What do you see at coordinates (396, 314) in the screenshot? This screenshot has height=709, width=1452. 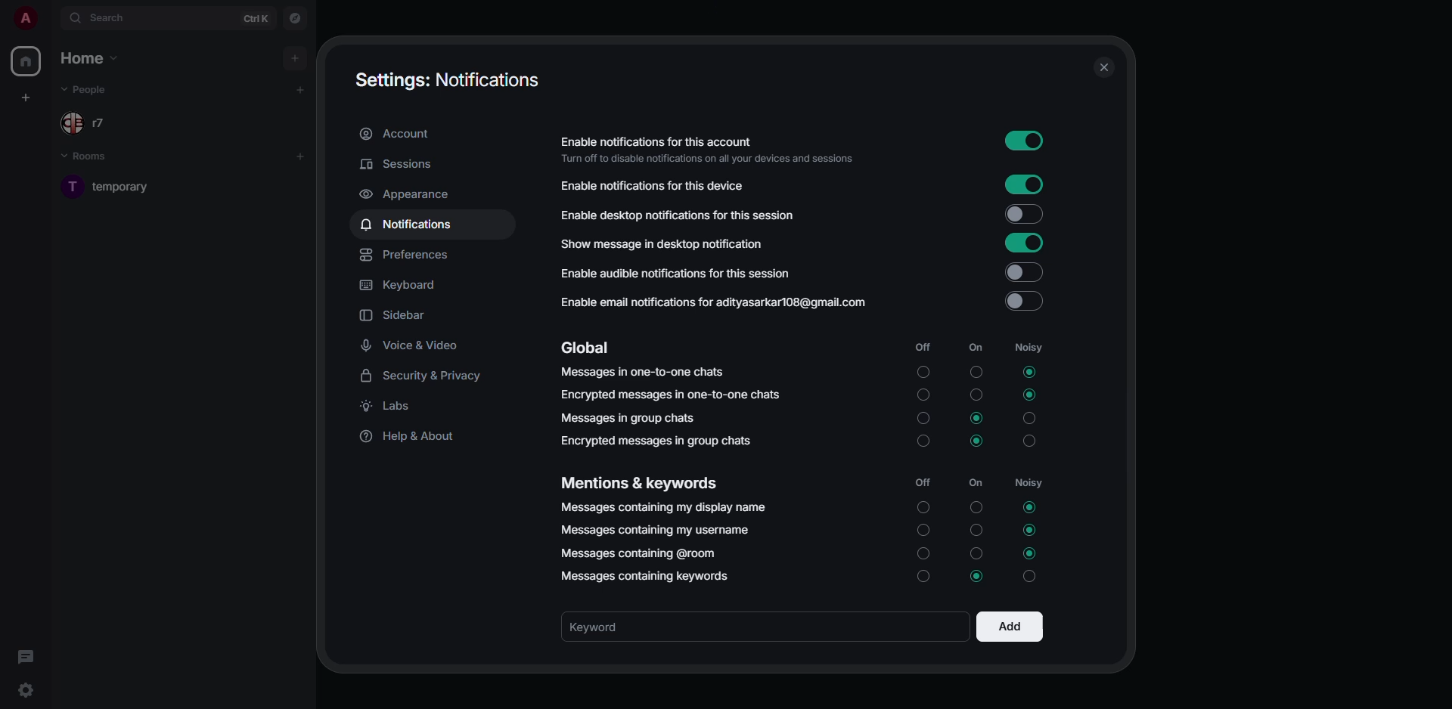 I see `sidebar` at bounding box center [396, 314].